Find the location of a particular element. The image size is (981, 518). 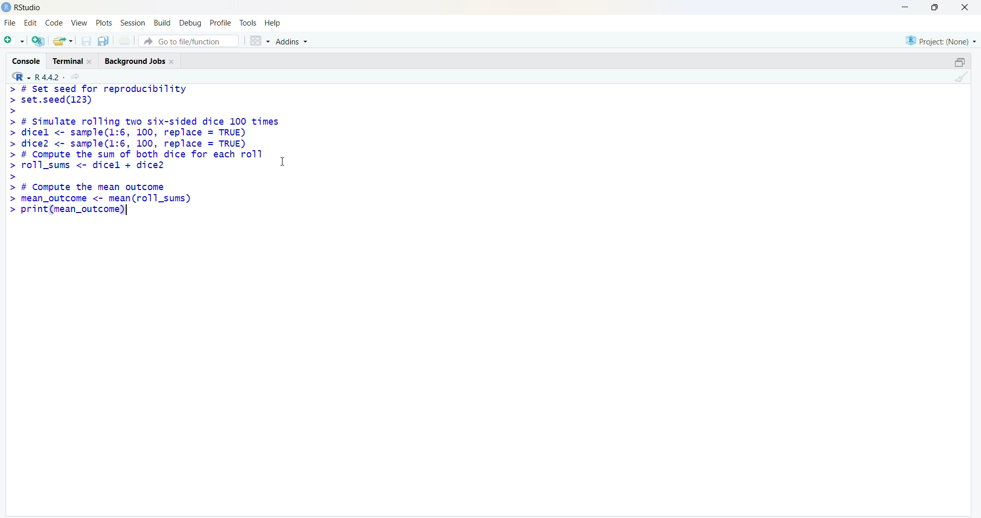

save is located at coordinates (86, 41).